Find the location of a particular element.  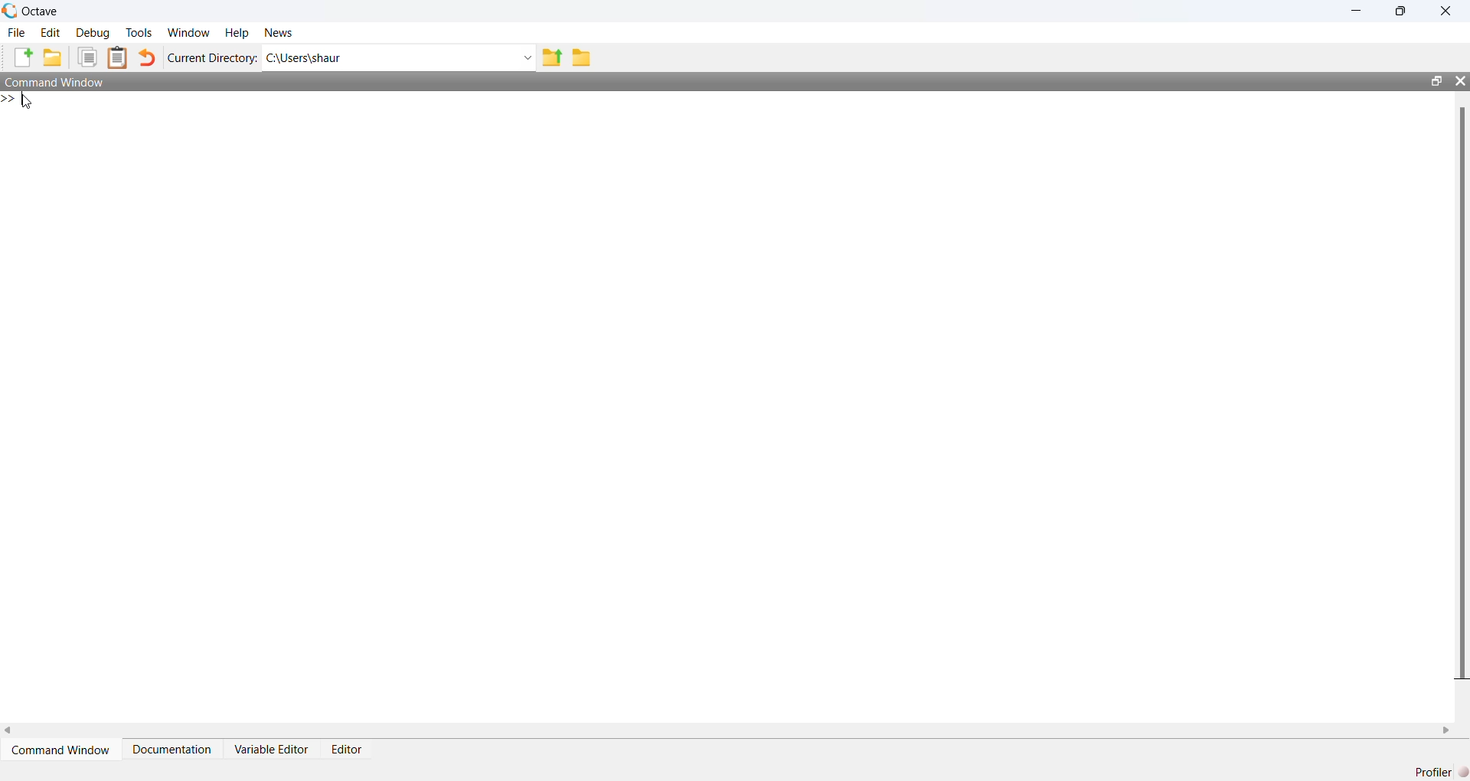

Command Window is located at coordinates (63, 750).